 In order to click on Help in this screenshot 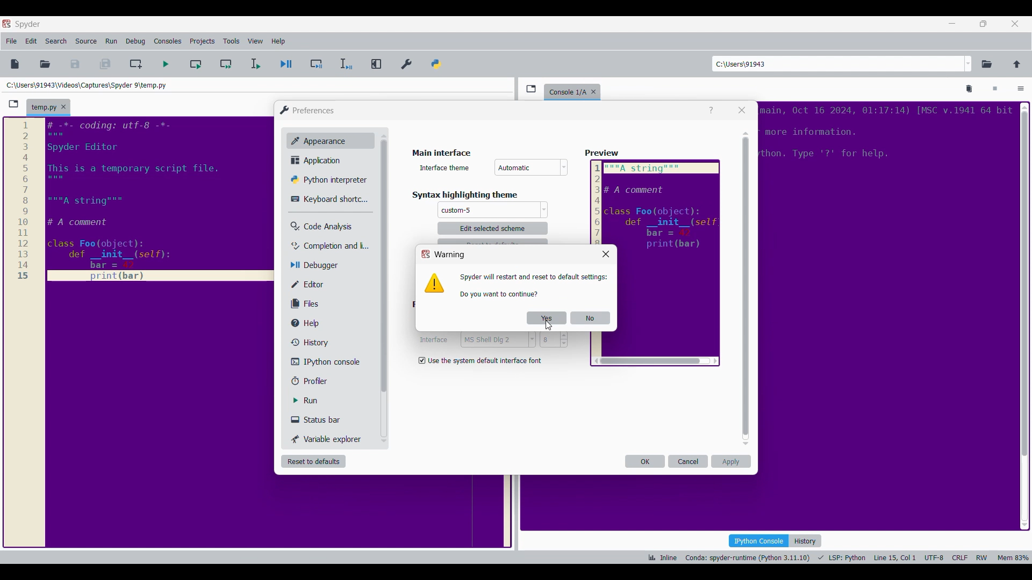, I will do `click(711, 110)`.